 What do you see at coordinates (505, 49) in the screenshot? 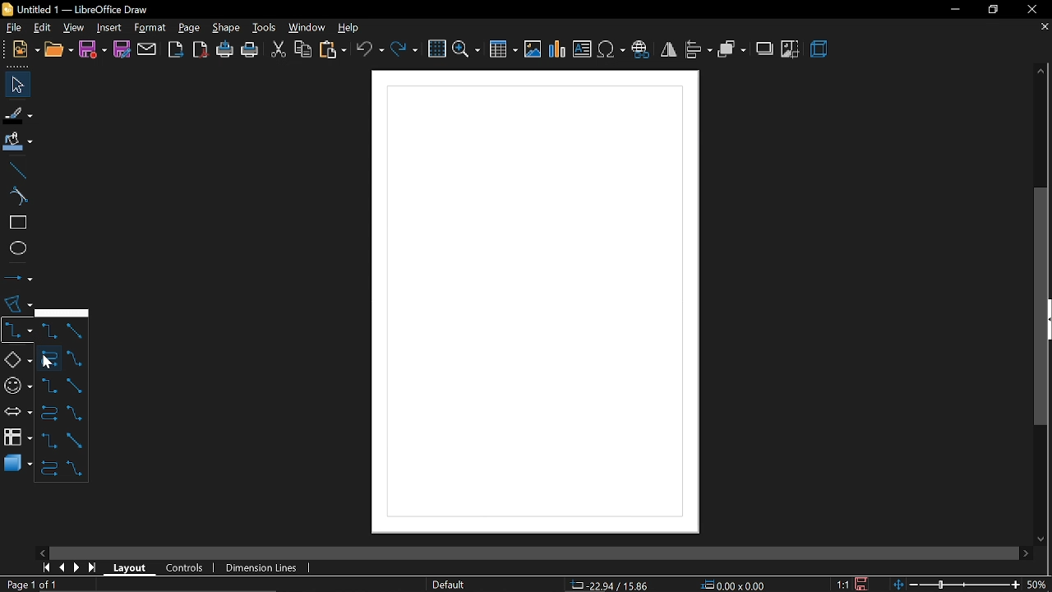
I see `Insert table` at bounding box center [505, 49].